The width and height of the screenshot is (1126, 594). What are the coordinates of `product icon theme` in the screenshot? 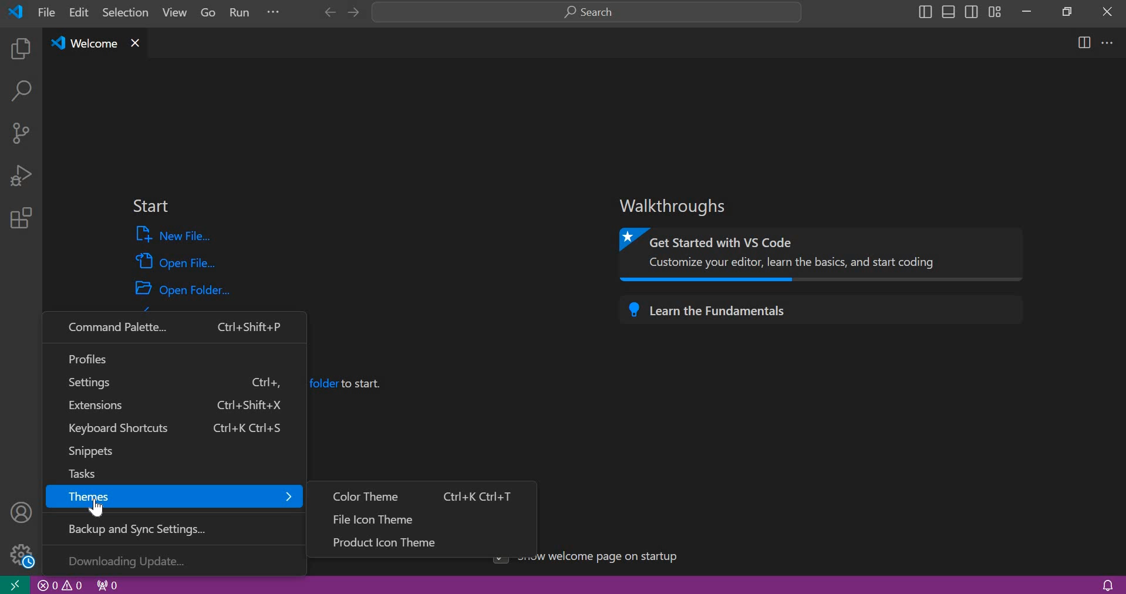 It's located at (424, 542).